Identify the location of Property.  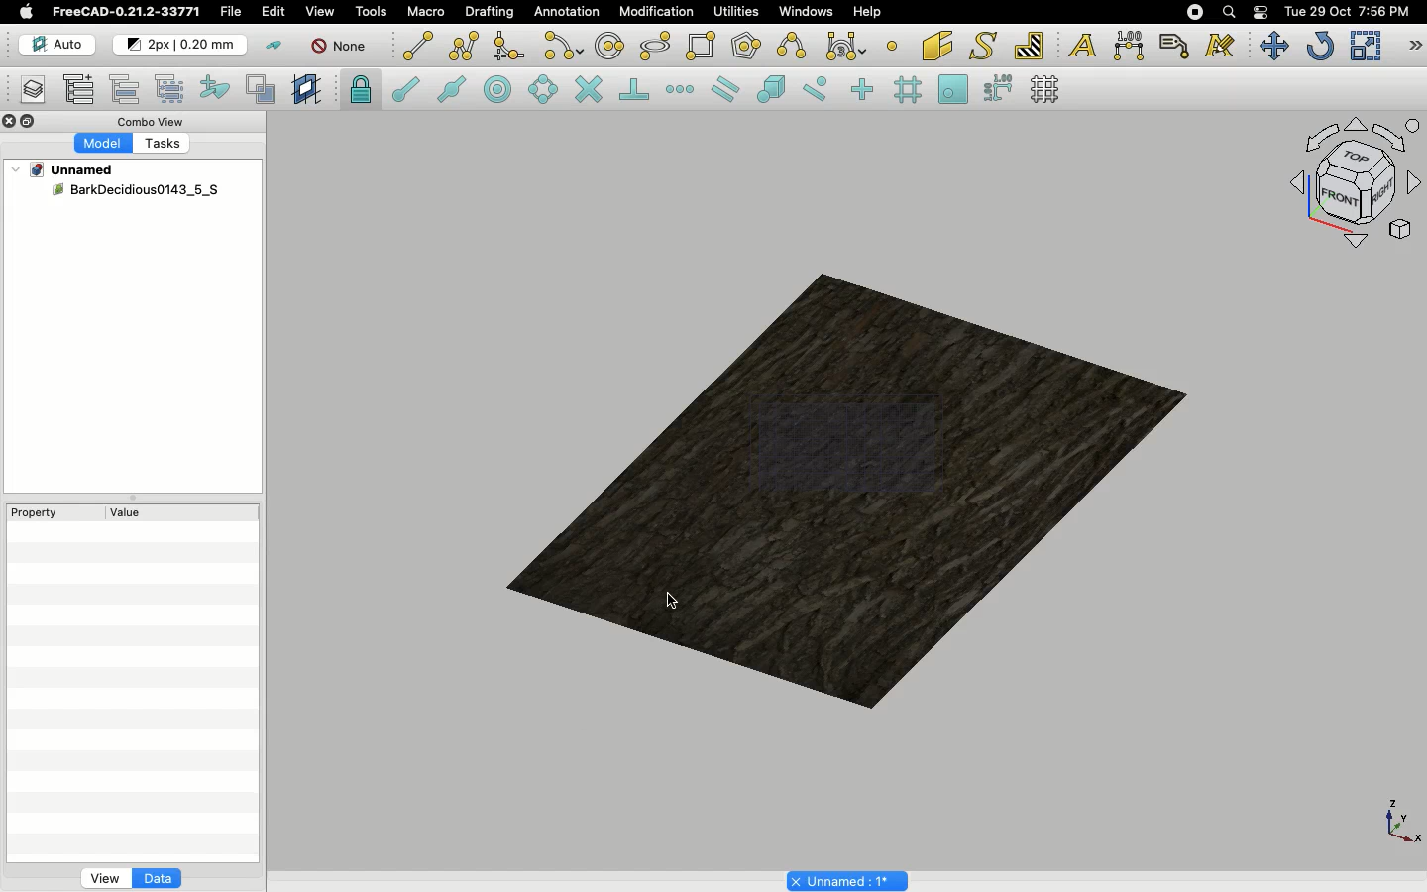
(40, 512).